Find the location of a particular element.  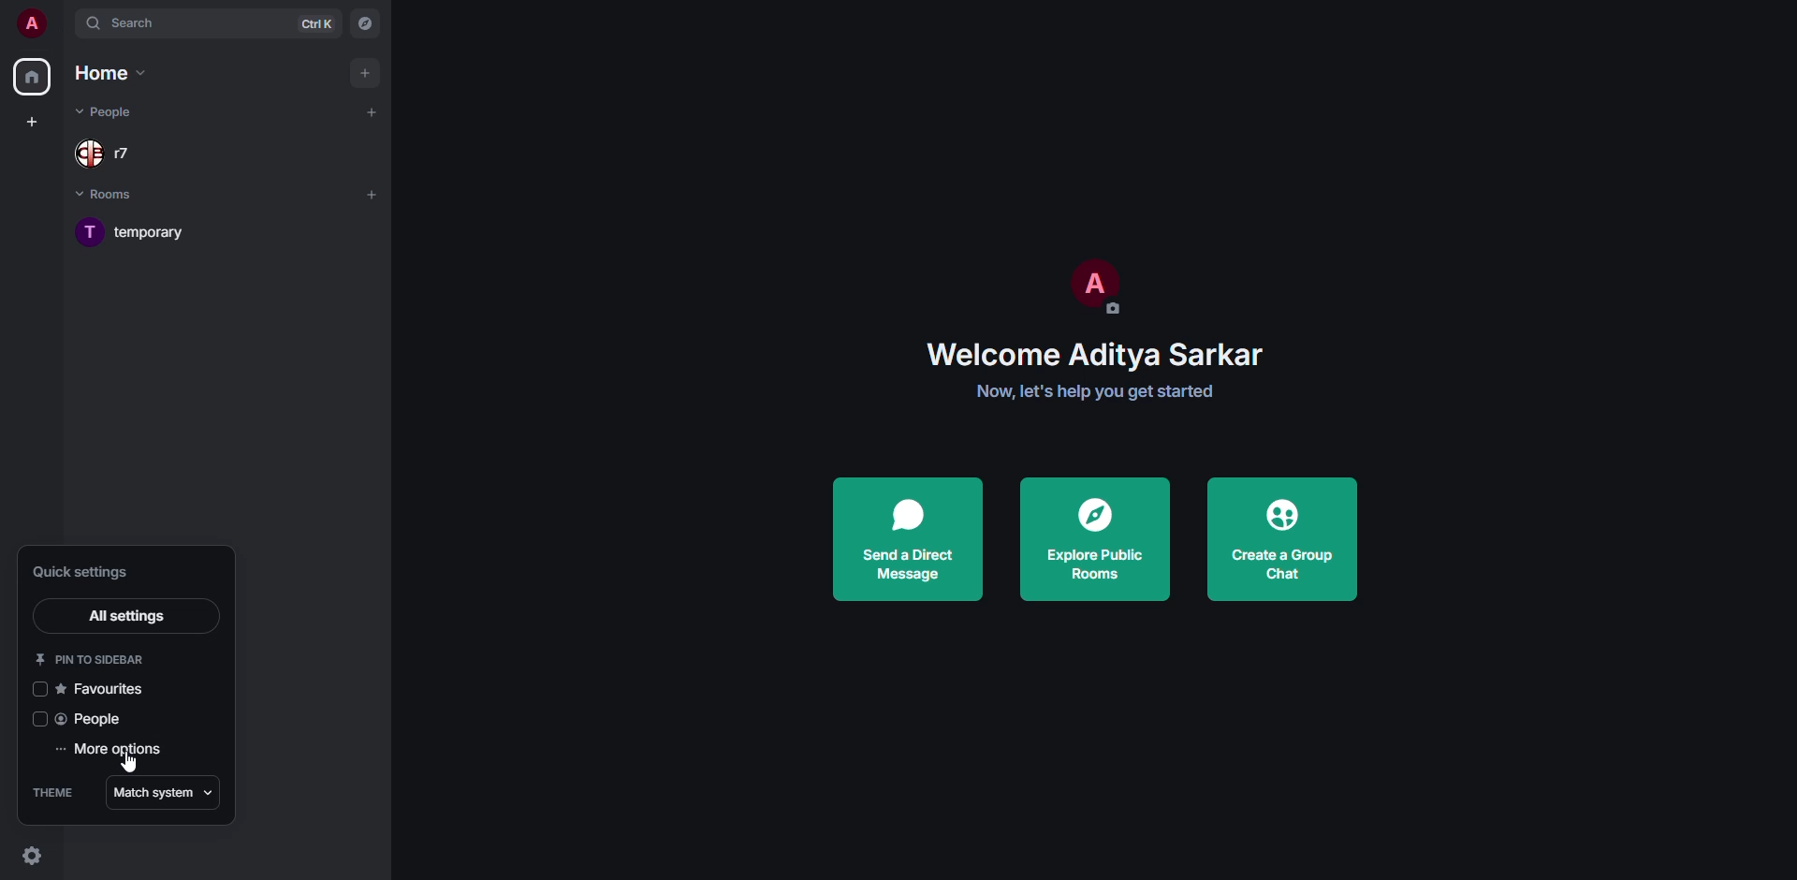

home is located at coordinates (34, 77).